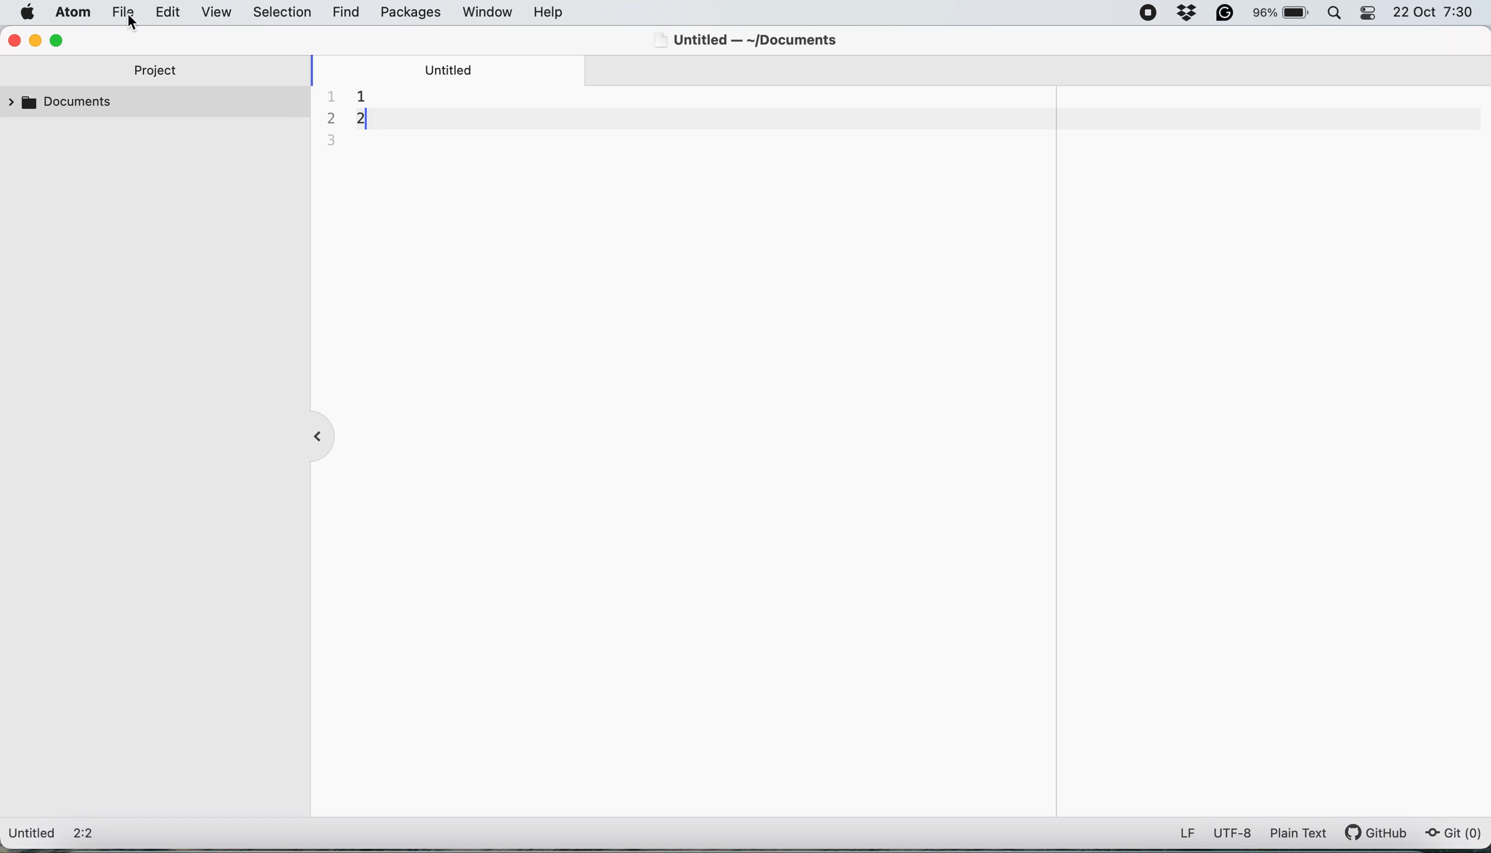 Image resolution: width=1491 pixels, height=853 pixels. I want to click on plain text, so click(1297, 836).